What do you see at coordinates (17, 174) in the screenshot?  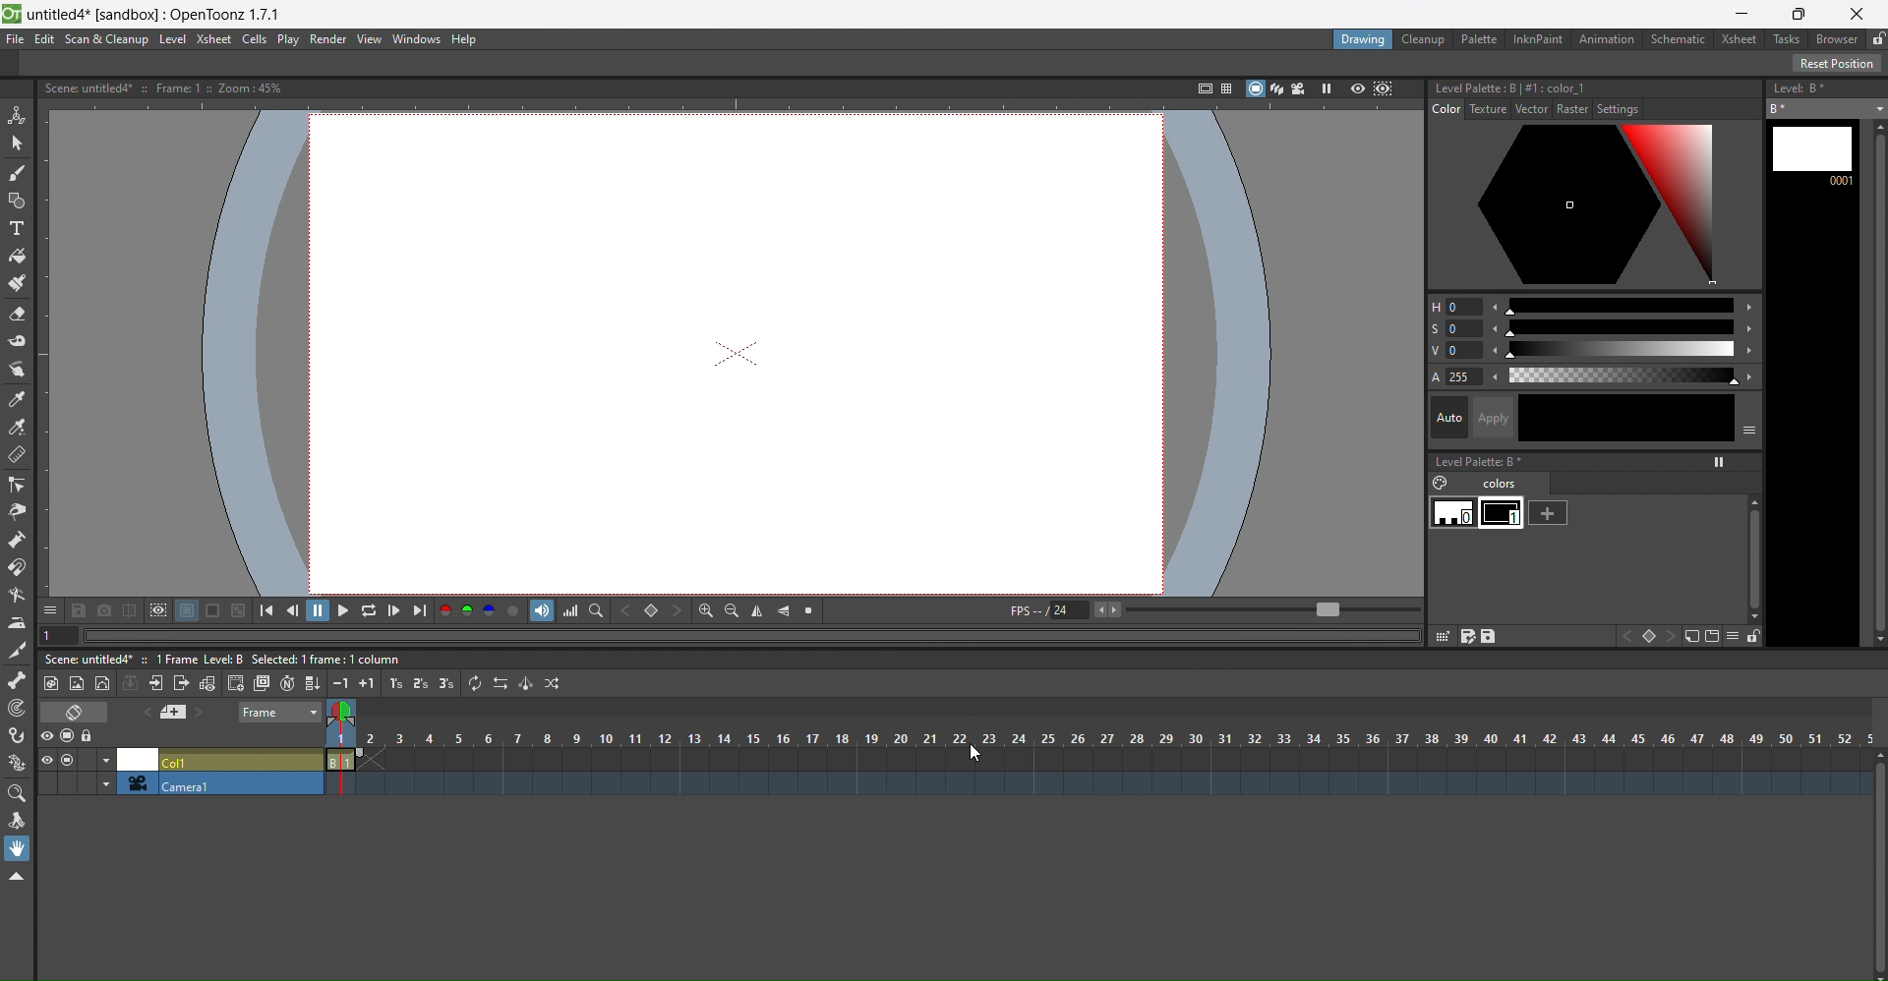 I see `brush tool` at bounding box center [17, 174].